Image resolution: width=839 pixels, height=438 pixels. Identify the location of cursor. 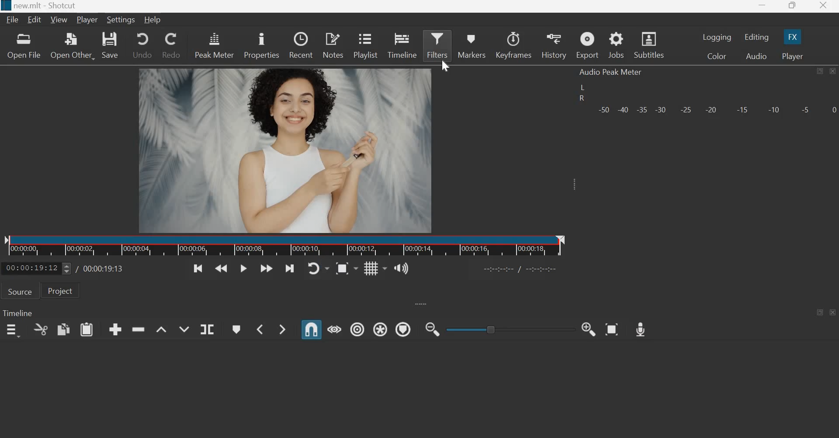
(445, 68).